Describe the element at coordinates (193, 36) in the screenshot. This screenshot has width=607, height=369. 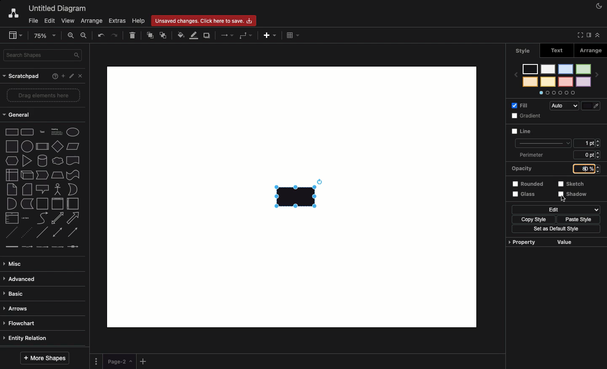
I see `Line color` at that location.